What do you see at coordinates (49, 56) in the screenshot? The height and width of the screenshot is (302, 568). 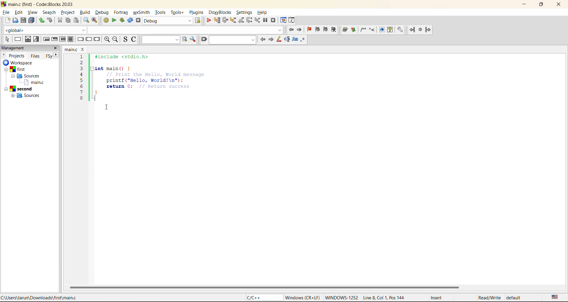 I see `FSY` at bounding box center [49, 56].